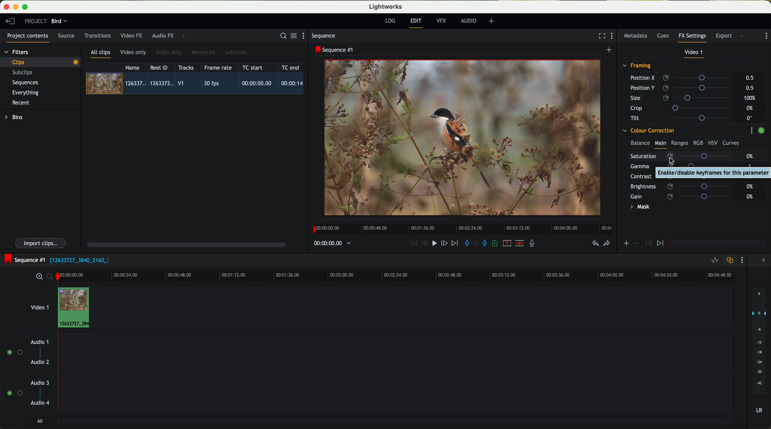  What do you see at coordinates (465, 244) in the screenshot?
I see `add 'in' mark` at bounding box center [465, 244].